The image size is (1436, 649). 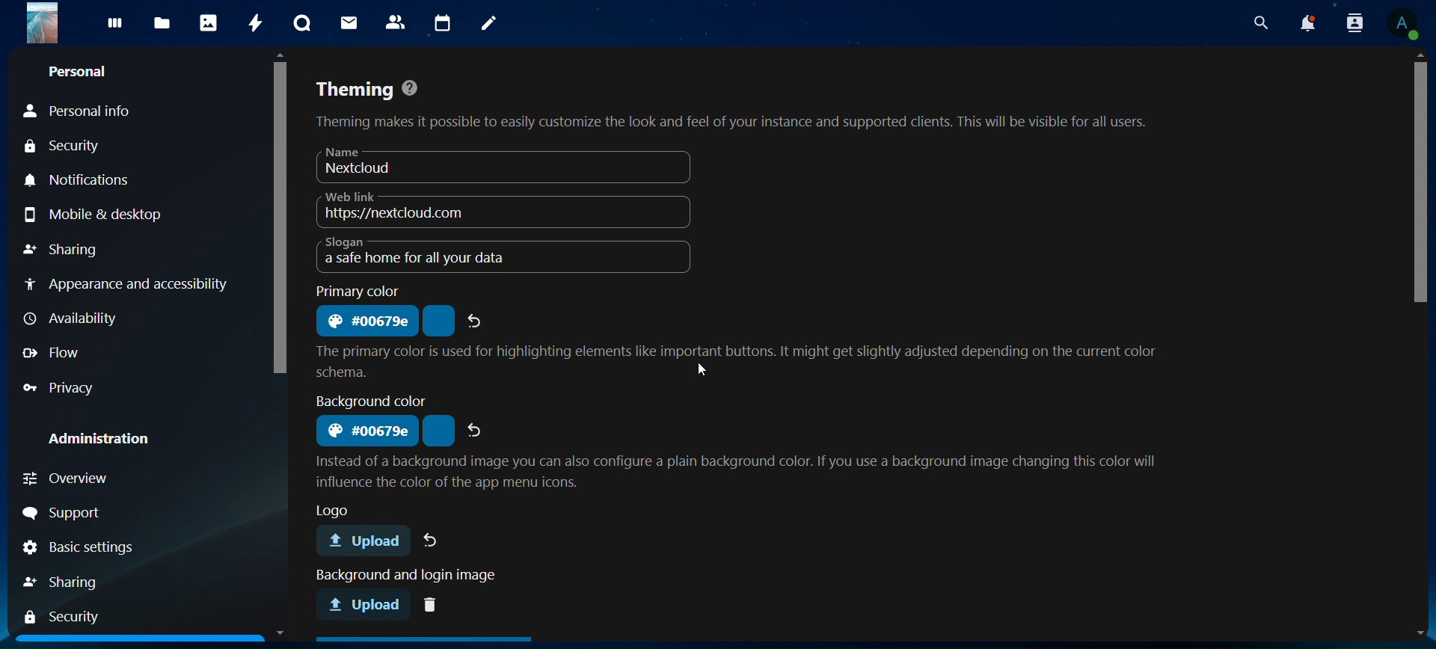 What do you see at coordinates (277, 219) in the screenshot?
I see `scroll bar` at bounding box center [277, 219].